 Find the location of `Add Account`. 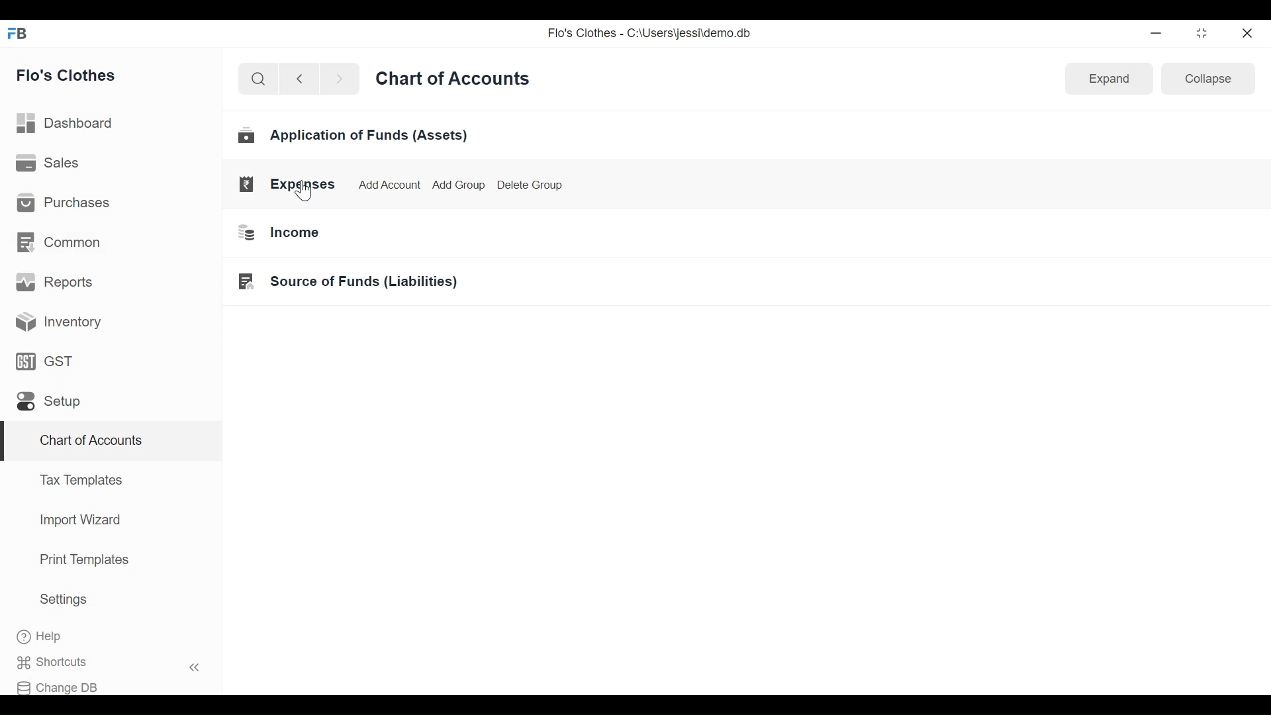

Add Account is located at coordinates (391, 186).